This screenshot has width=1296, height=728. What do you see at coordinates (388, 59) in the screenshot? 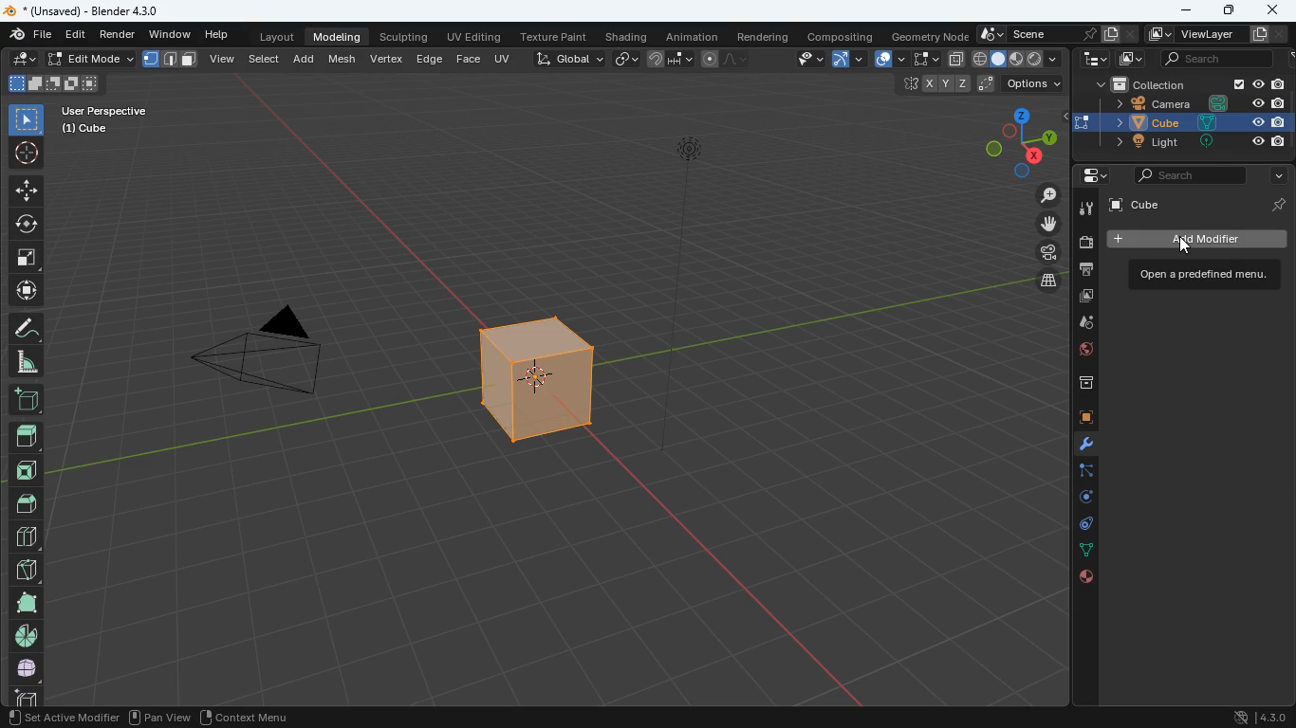
I see `vertex` at bounding box center [388, 59].